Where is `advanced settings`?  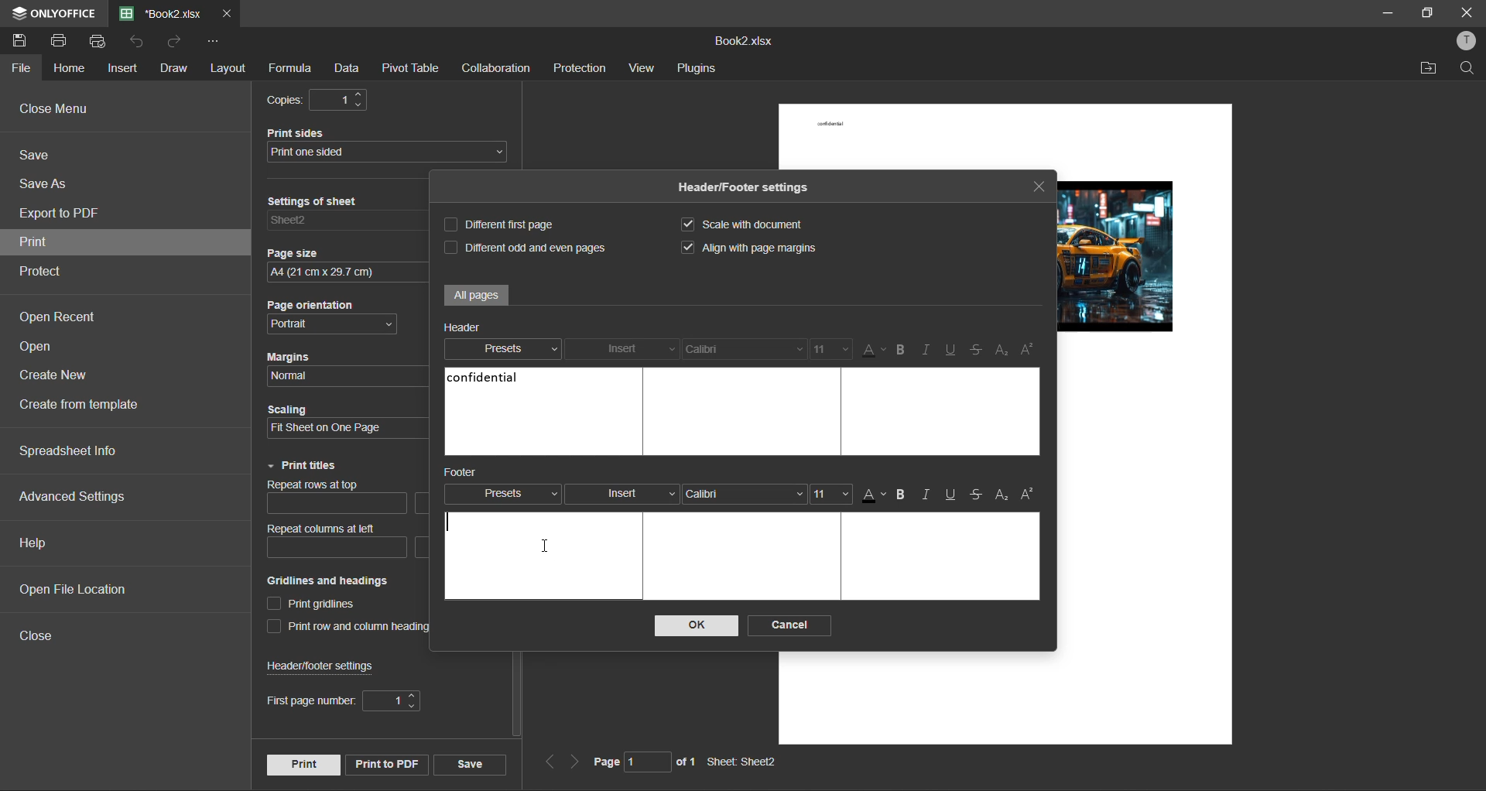
advanced settings is located at coordinates (78, 498).